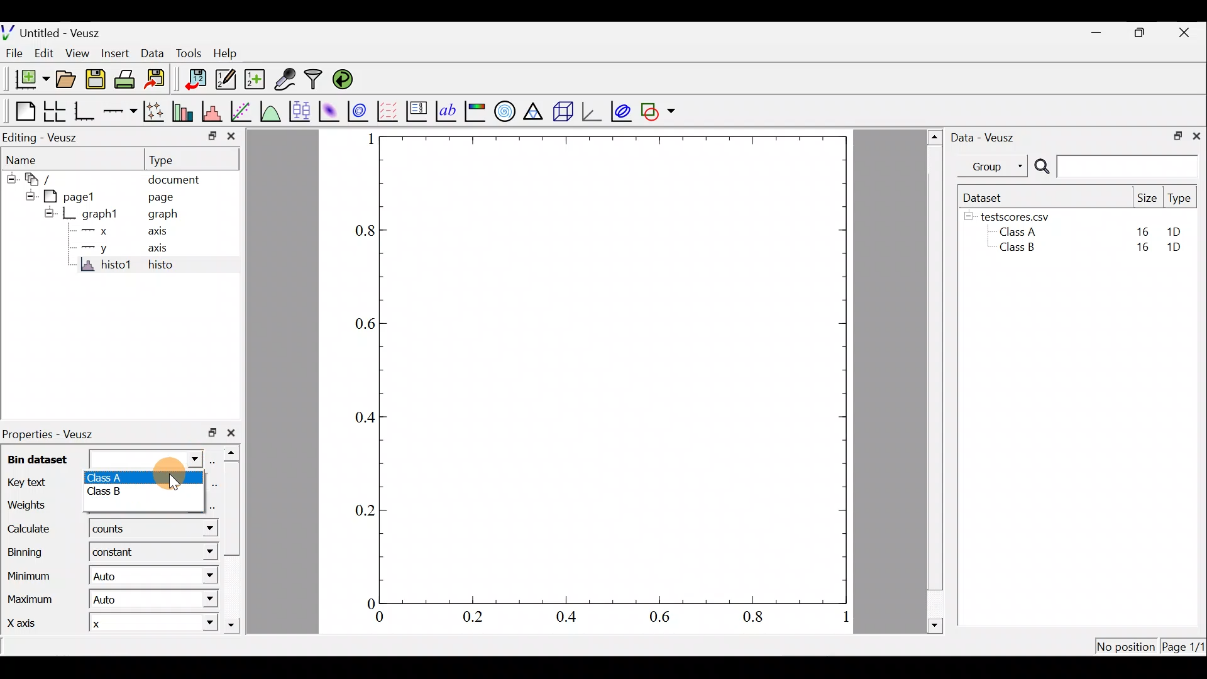 The image size is (1207, 679). What do you see at coordinates (118, 601) in the screenshot?
I see `Auto` at bounding box center [118, 601].